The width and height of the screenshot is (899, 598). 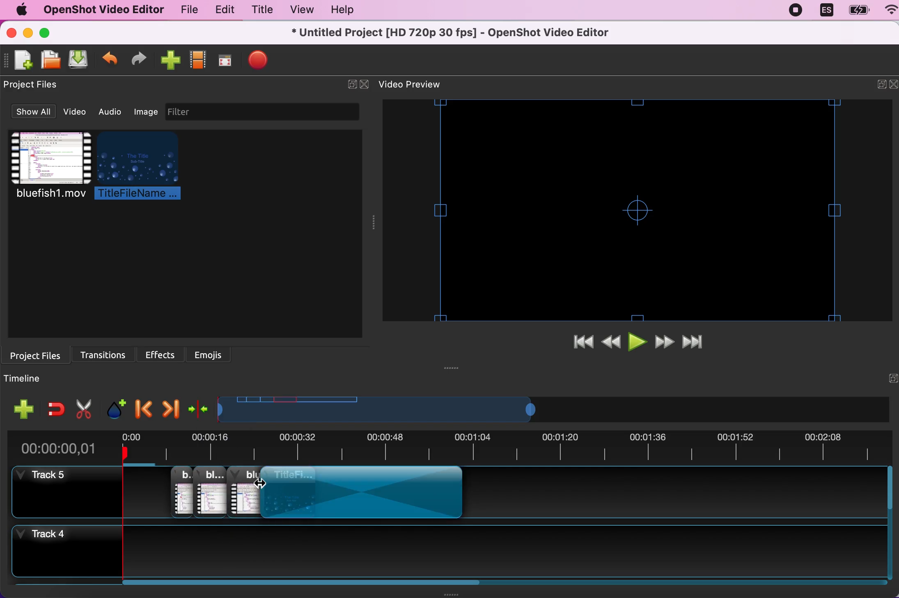 What do you see at coordinates (888, 379) in the screenshot?
I see `hide/expand` at bounding box center [888, 379].